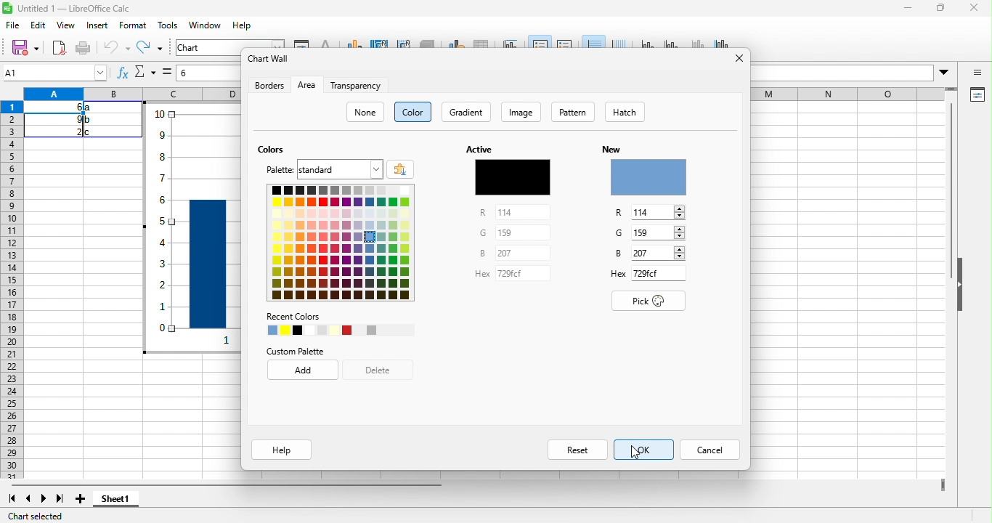 The image size is (992, 523). I want to click on color, so click(415, 113).